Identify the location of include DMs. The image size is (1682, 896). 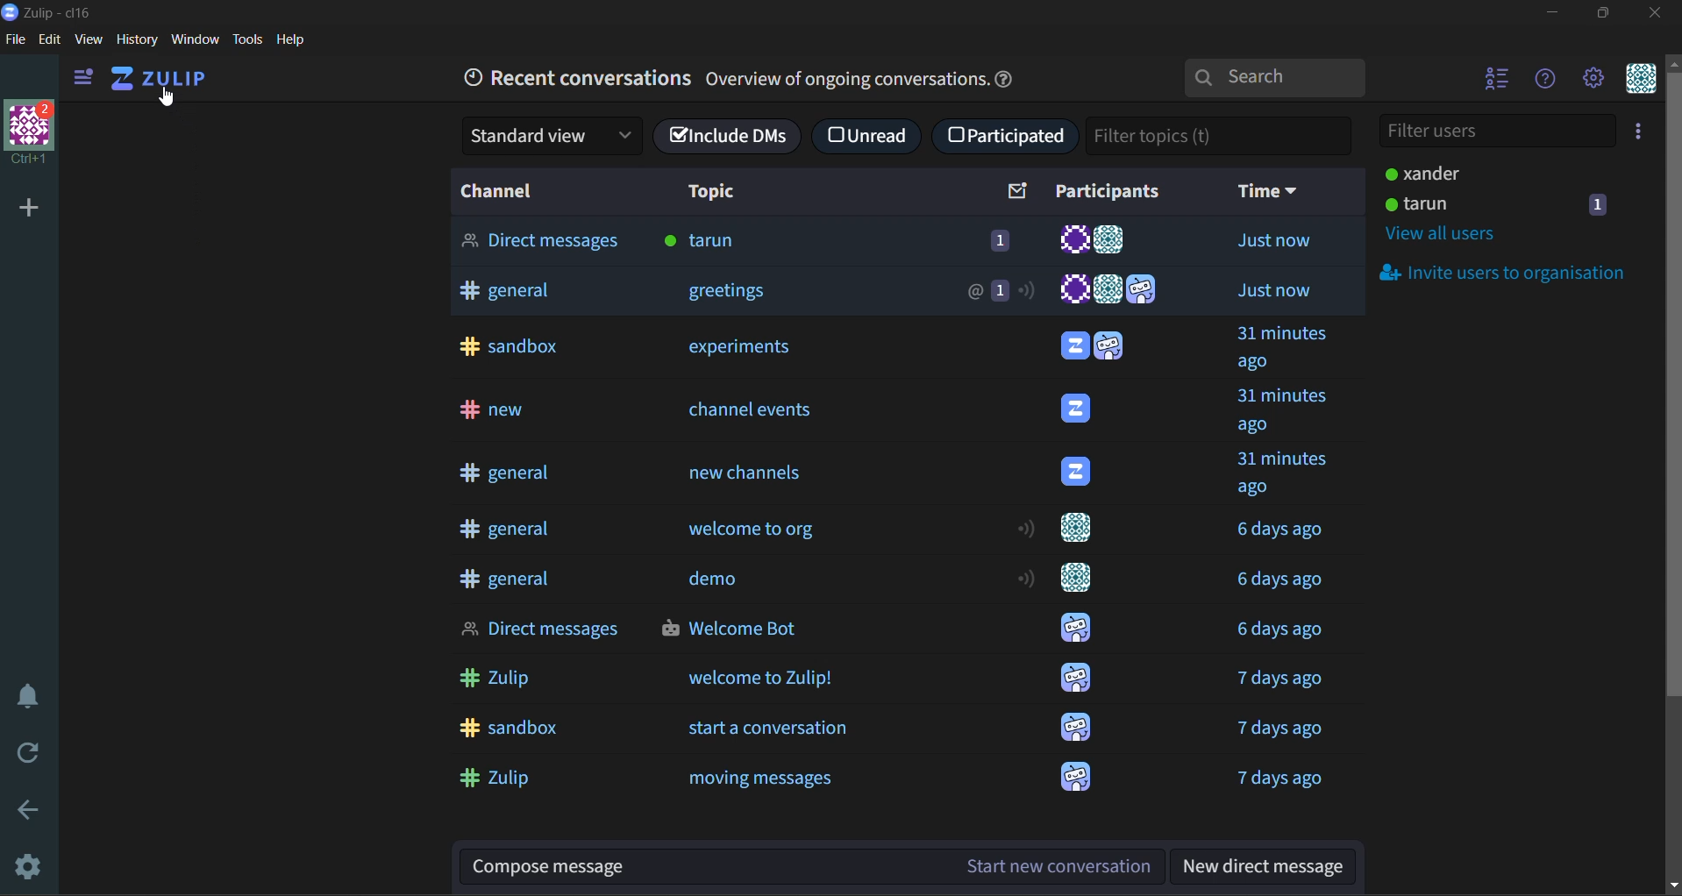
(731, 136).